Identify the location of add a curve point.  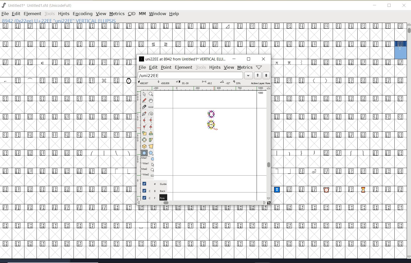
(145, 120).